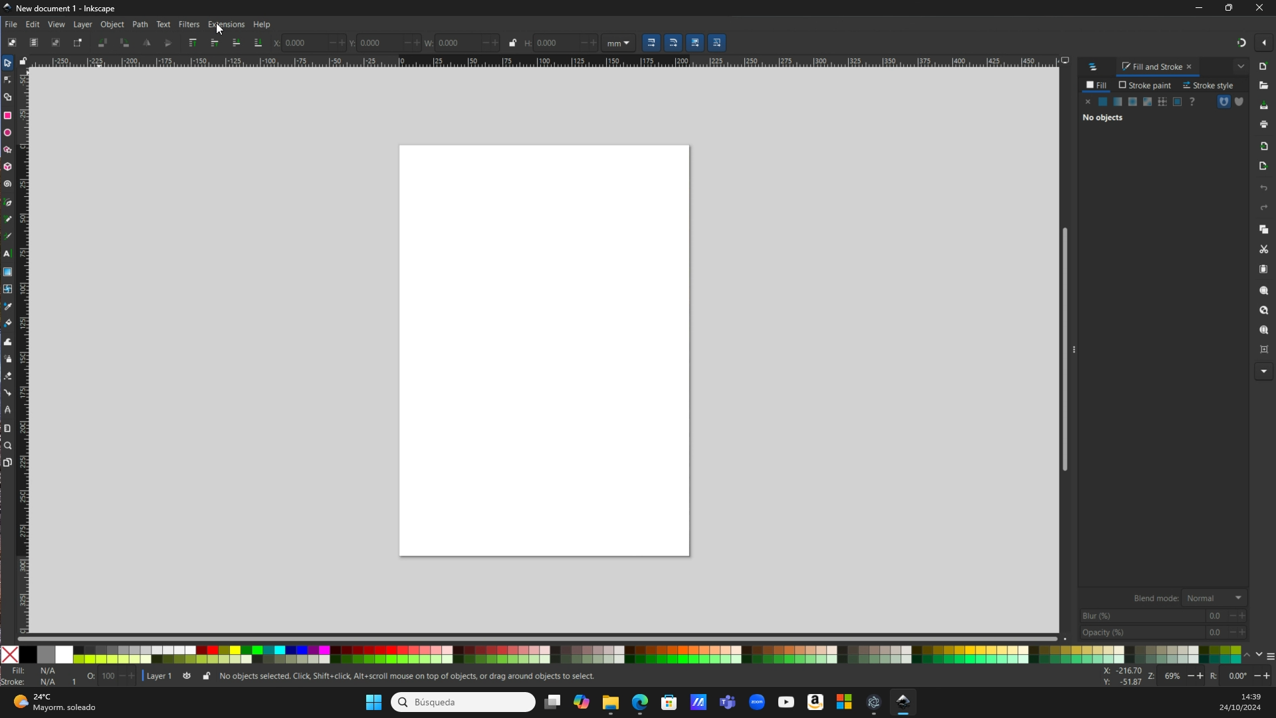 The height and width of the screenshot is (718, 1276). Describe the element at coordinates (496, 42) in the screenshot. I see `Image Shape Customization` at that location.